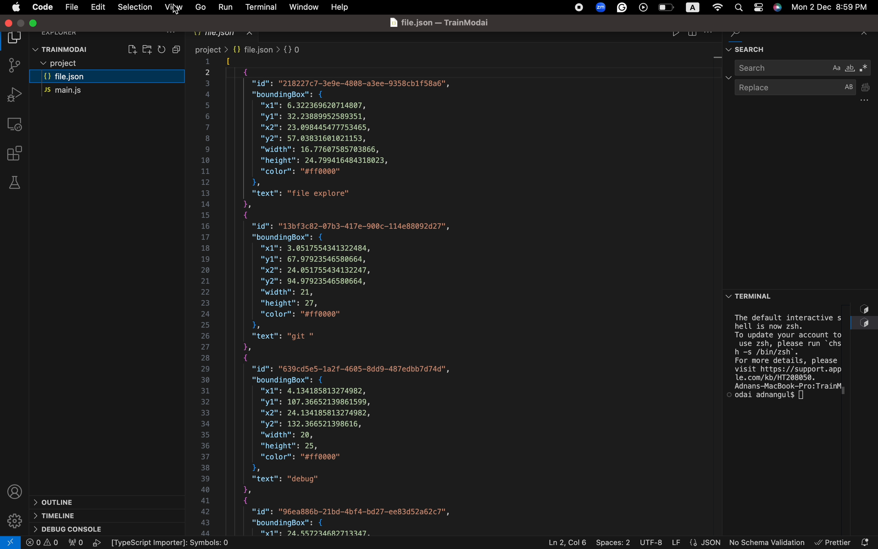  Describe the element at coordinates (15, 491) in the screenshot. I see `profile` at that location.